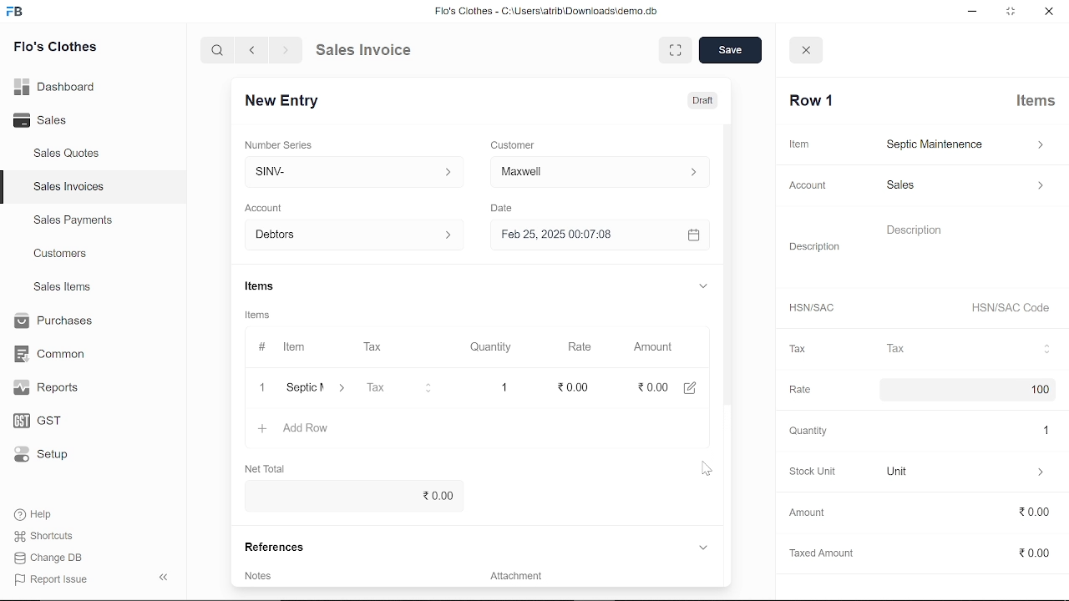  I want to click on Row 1, so click(813, 101).